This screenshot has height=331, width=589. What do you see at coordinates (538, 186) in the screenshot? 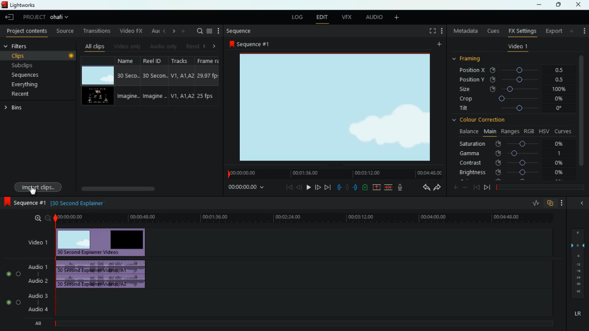
I see `timeline` at bounding box center [538, 186].